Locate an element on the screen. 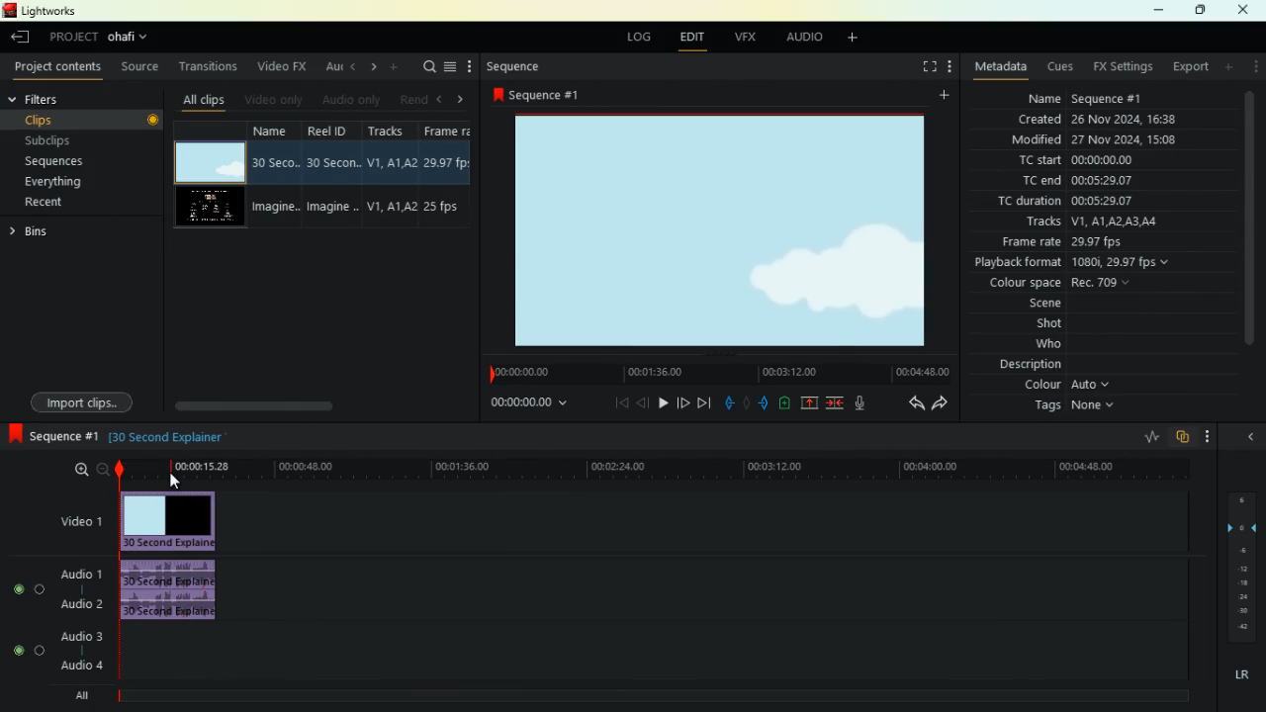 This screenshot has height=712, width=1266. audio 2 is located at coordinates (75, 604).